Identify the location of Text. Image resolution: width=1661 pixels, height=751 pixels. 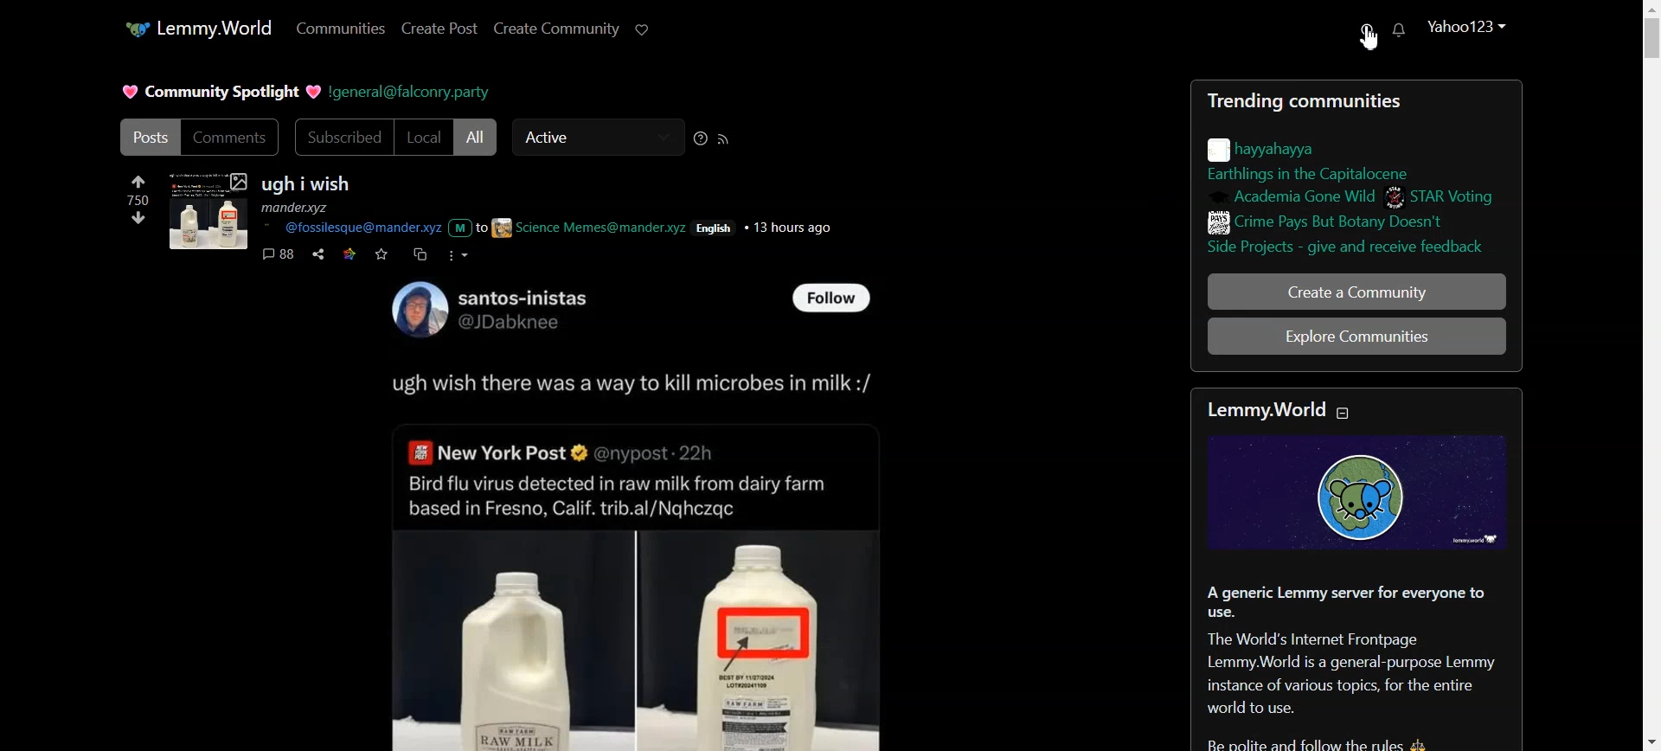
(218, 90).